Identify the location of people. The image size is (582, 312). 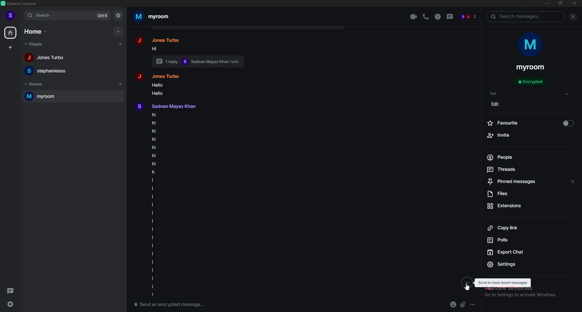
(136, 71).